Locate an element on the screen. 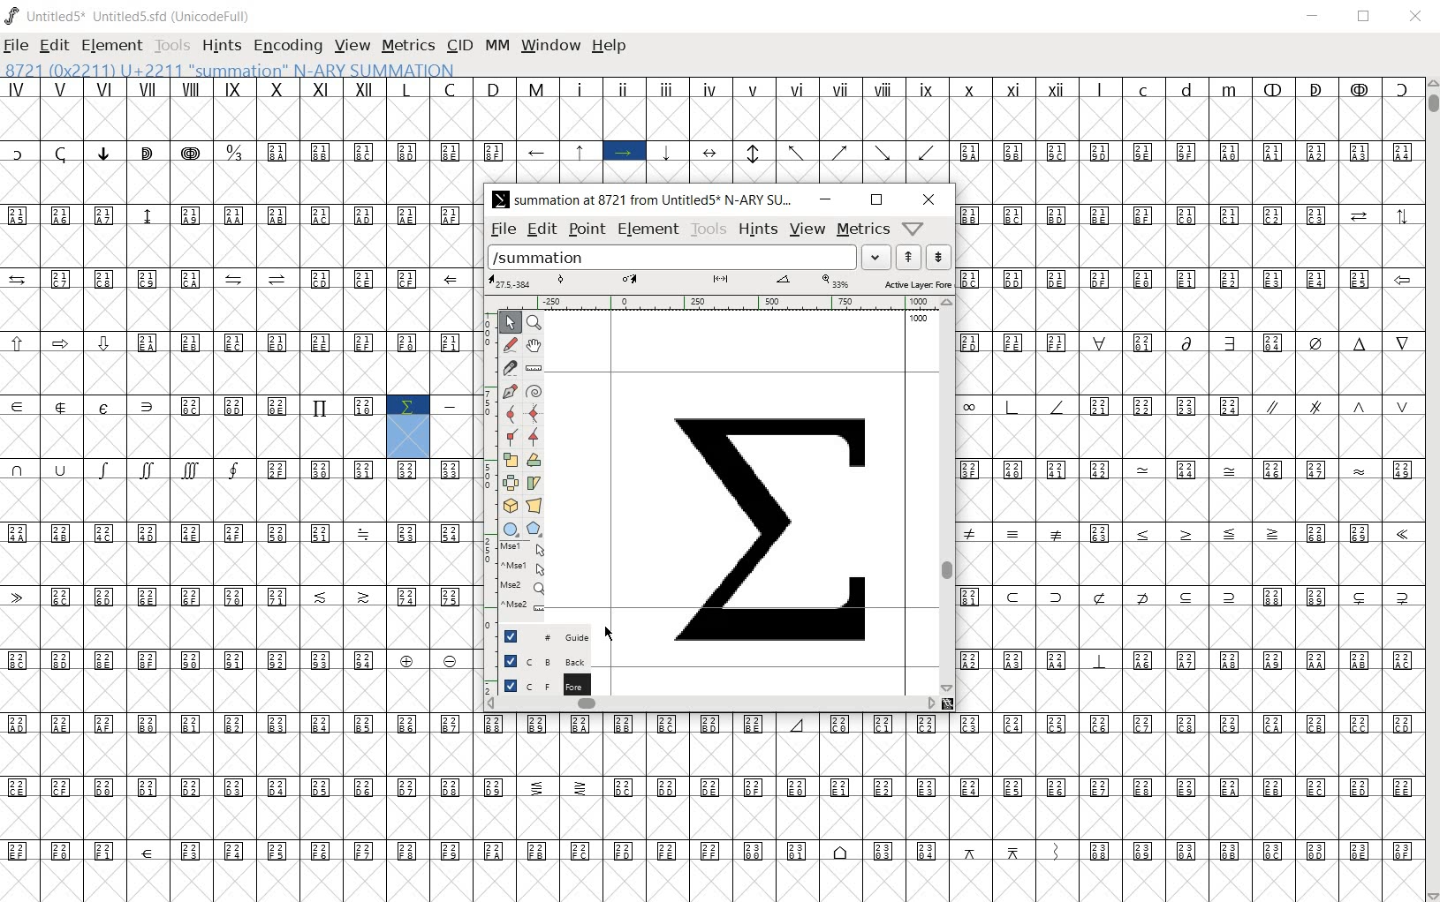 Image resolution: width=1440 pixels, height=902 pixels. perform a perspective transformation on the selection is located at coordinates (535, 507).